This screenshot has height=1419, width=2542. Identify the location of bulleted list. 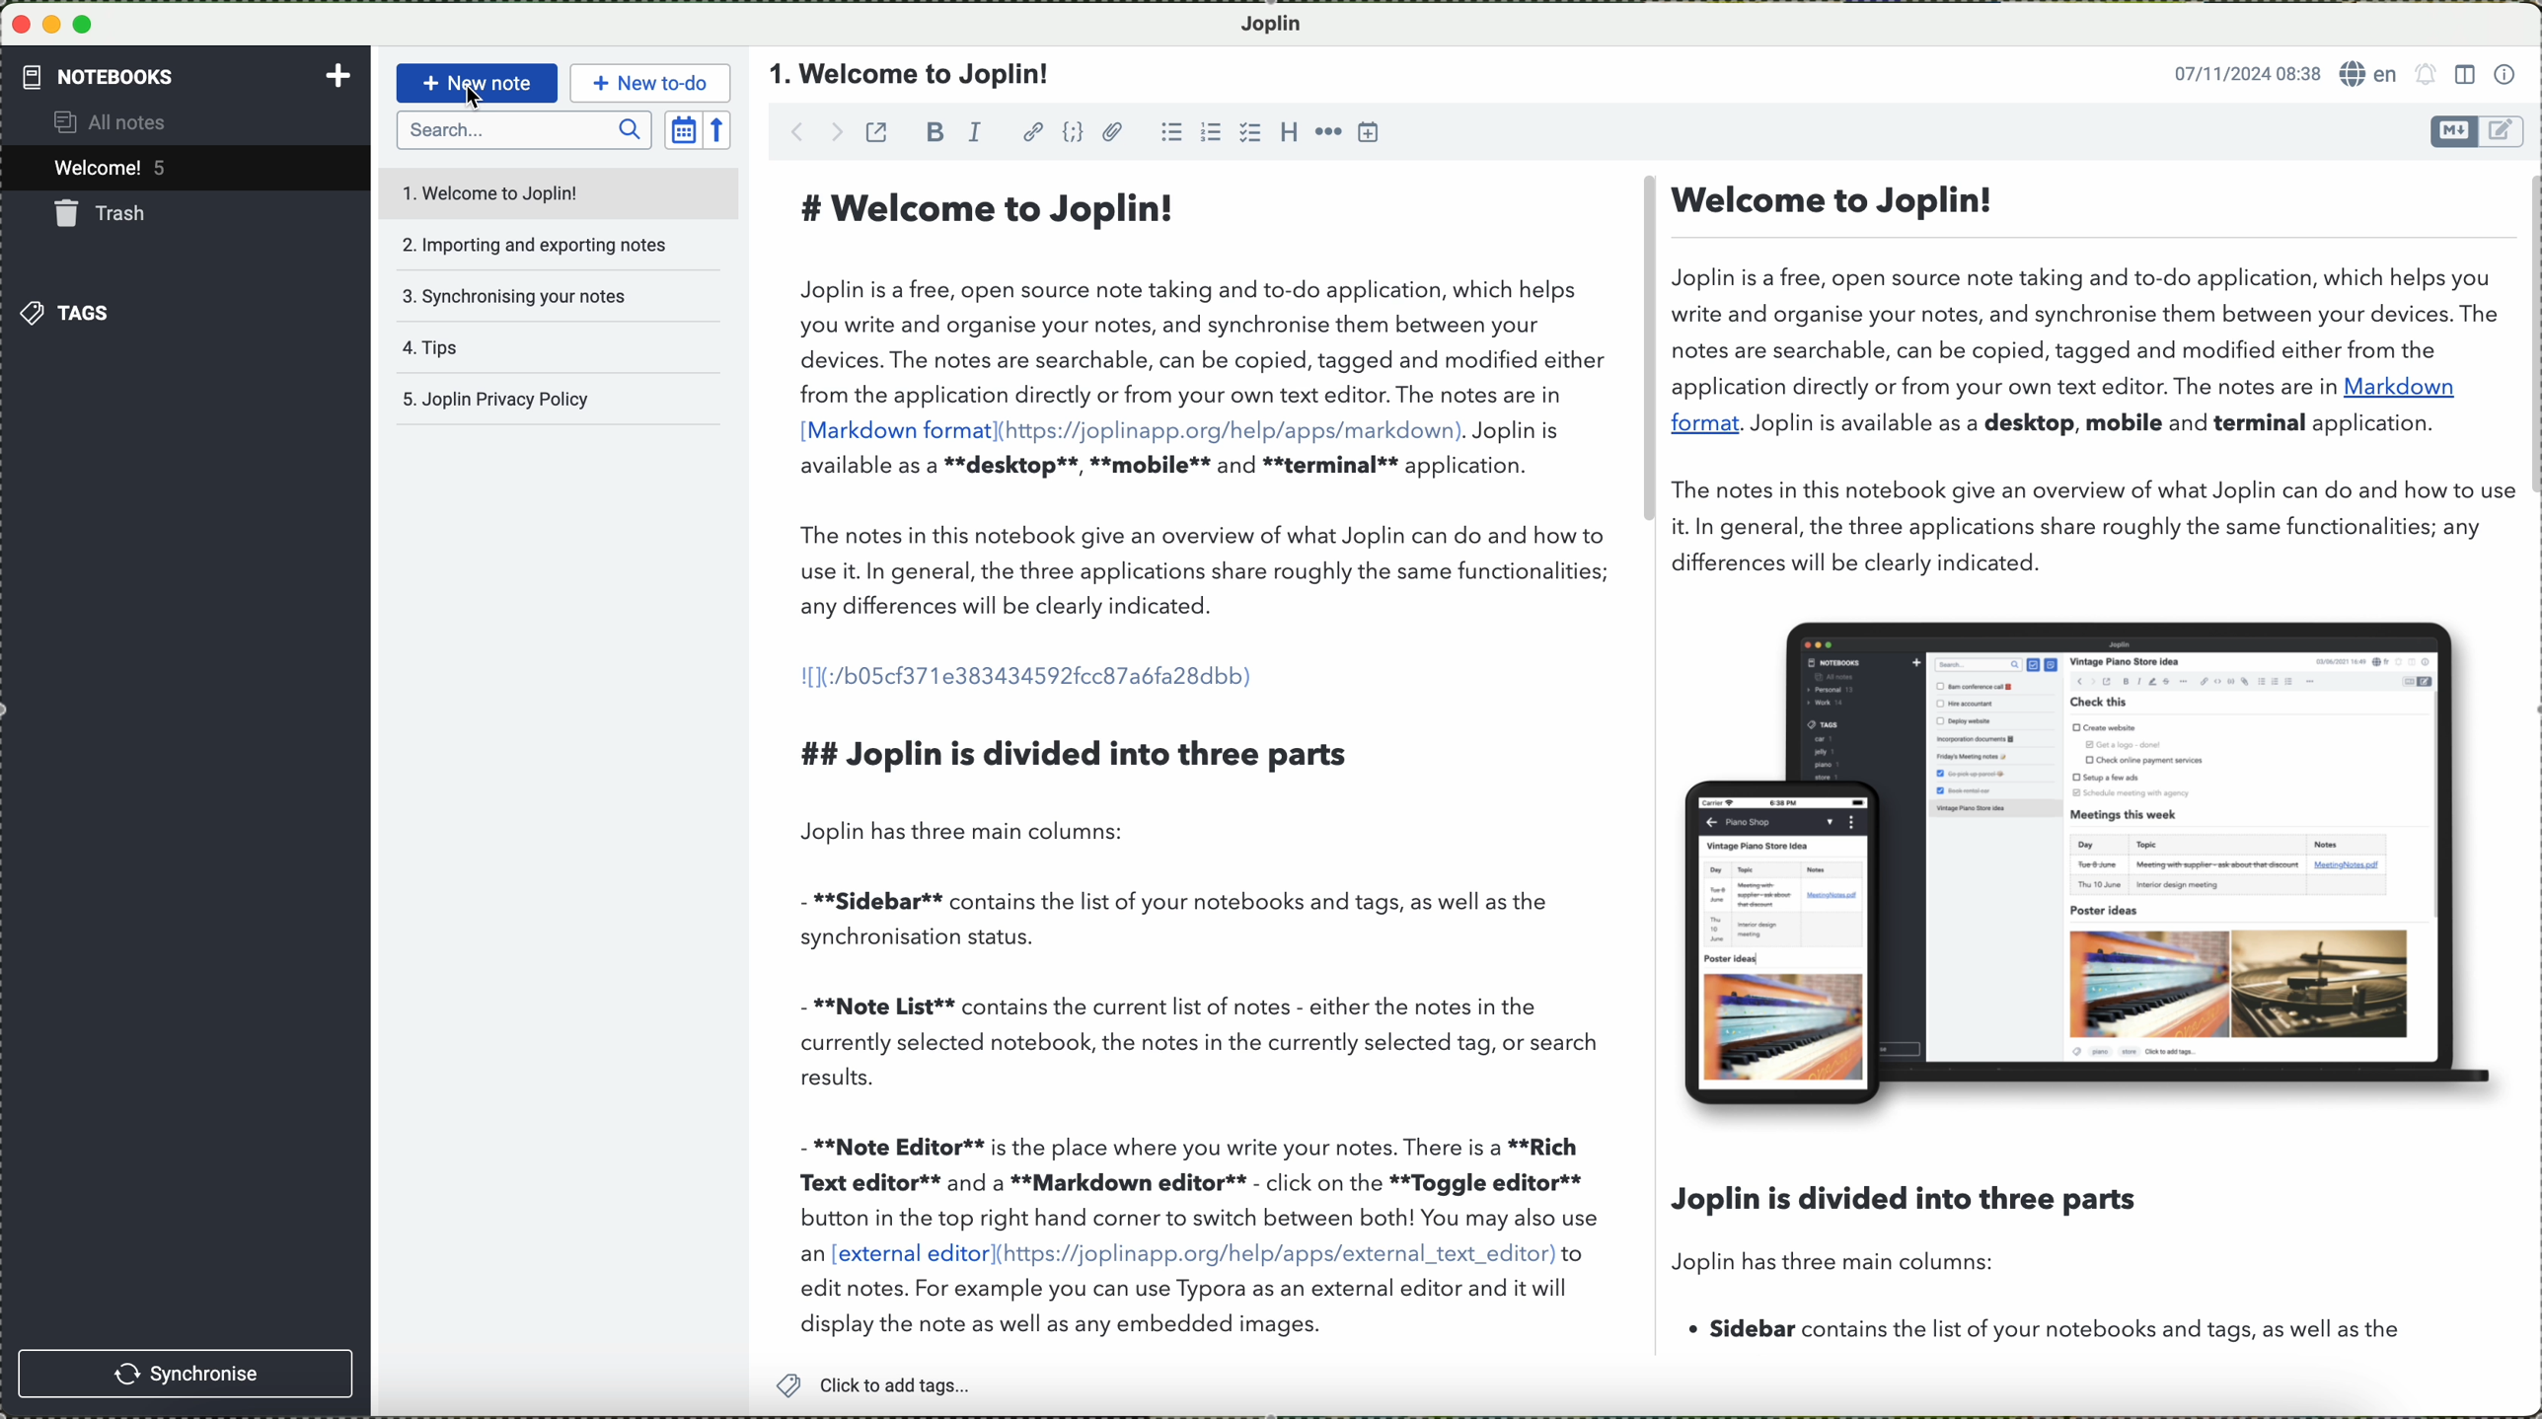
(1169, 132).